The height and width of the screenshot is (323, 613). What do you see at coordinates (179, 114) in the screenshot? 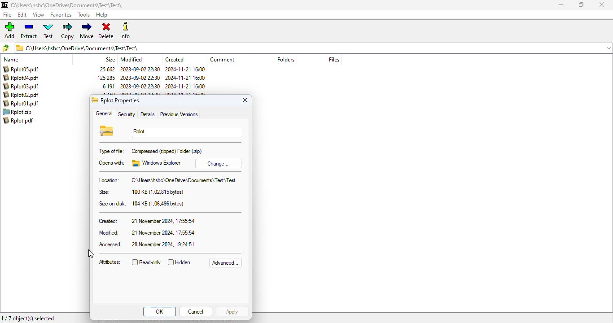
I see `previous versions` at bounding box center [179, 114].